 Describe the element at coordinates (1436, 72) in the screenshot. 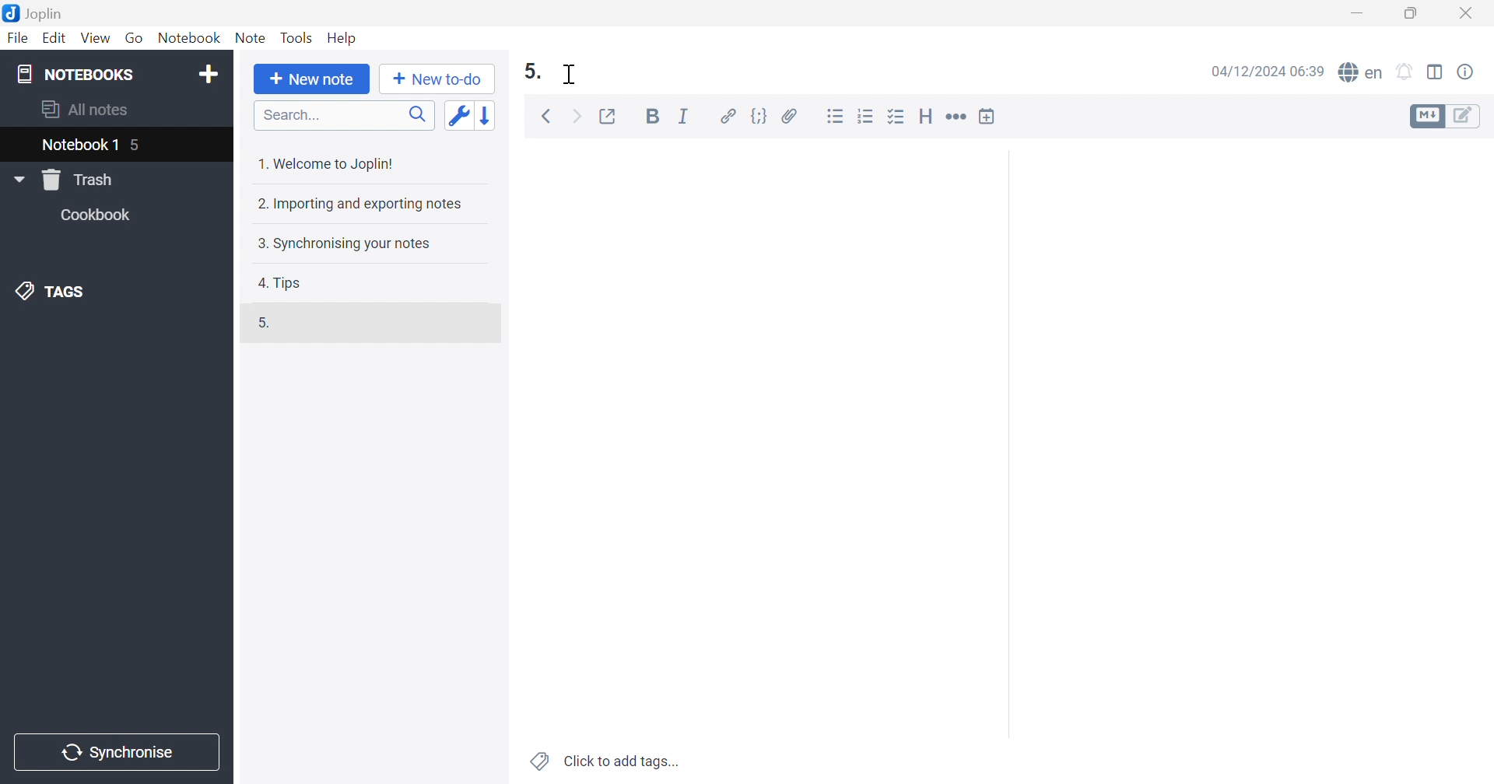

I see `Toggle editor layout` at that location.